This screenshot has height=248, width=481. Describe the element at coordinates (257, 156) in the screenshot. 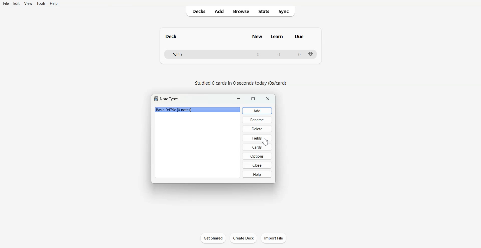

I see `Options` at that location.